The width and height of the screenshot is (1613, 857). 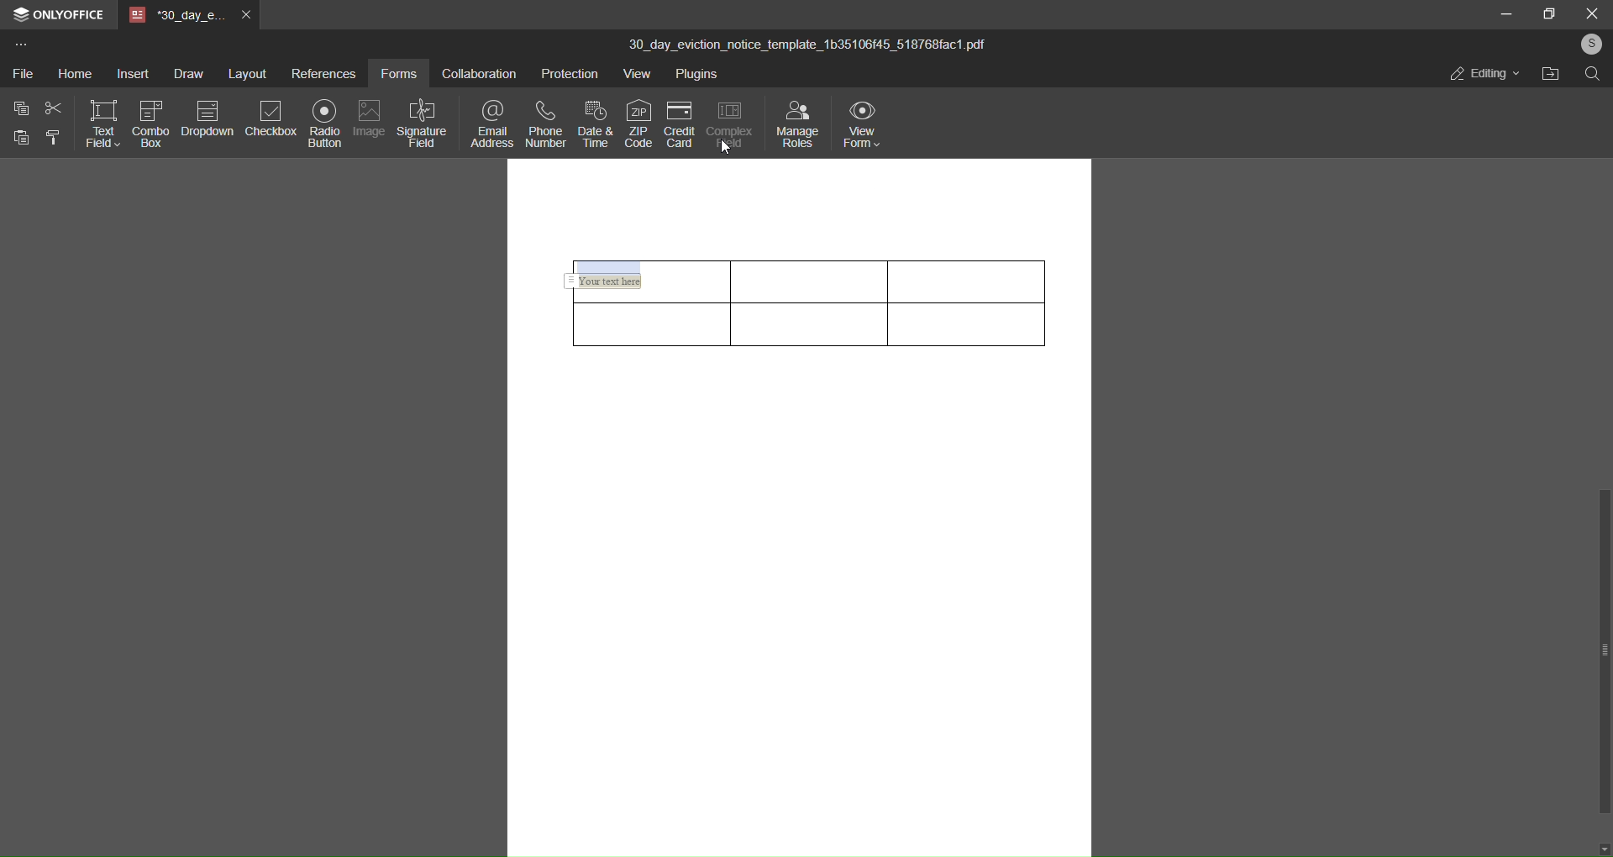 What do you see at coordinates (57, 139) in the screenshot?
I see `format` at bounding box center [57, 139].